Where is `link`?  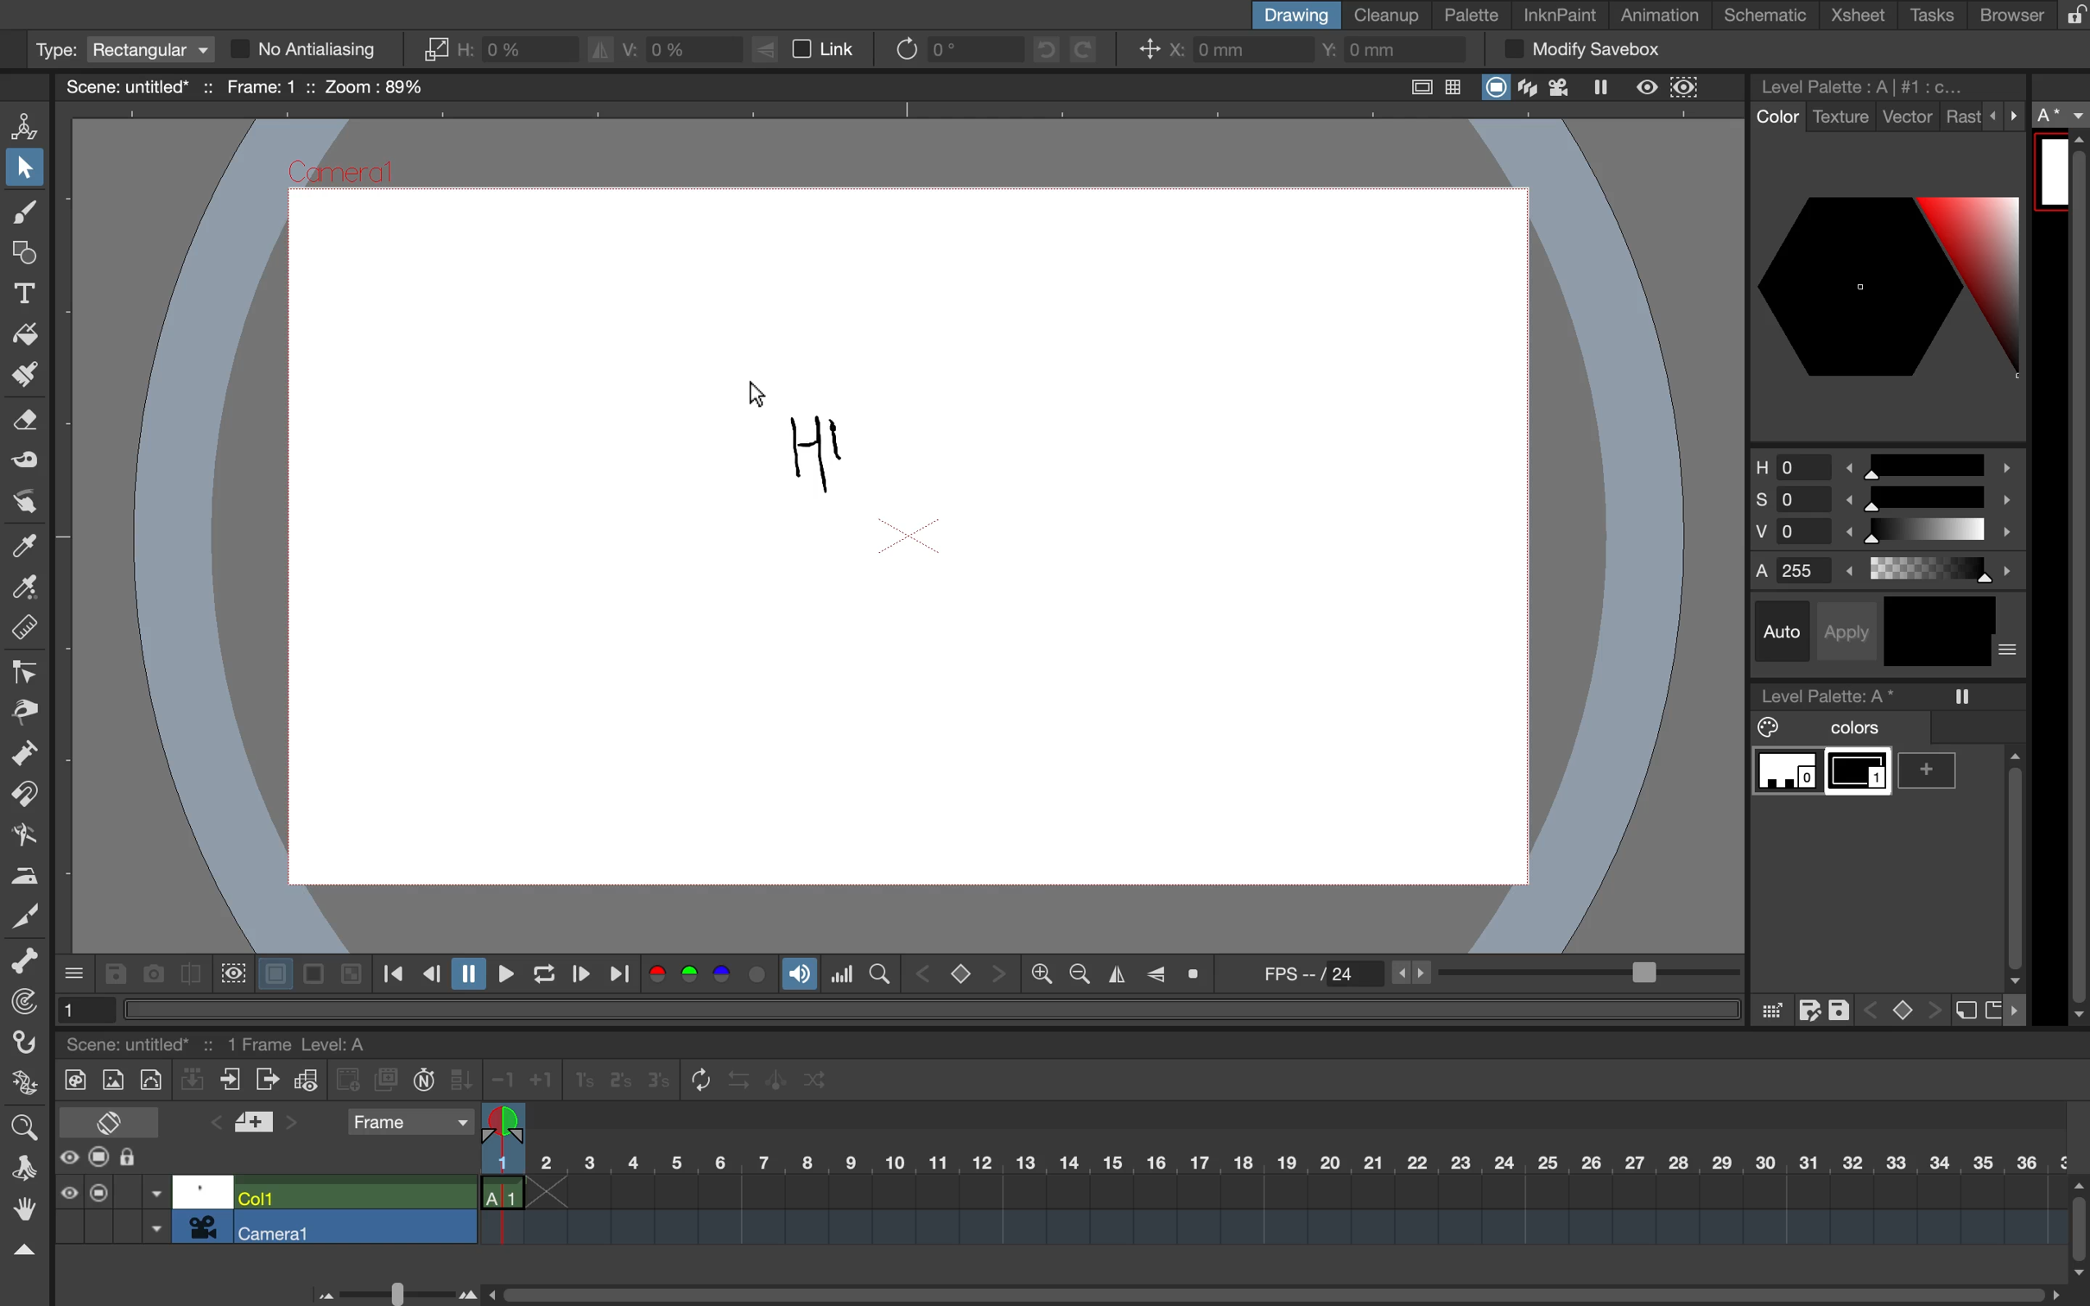 link is located at coordinates (814, 50).